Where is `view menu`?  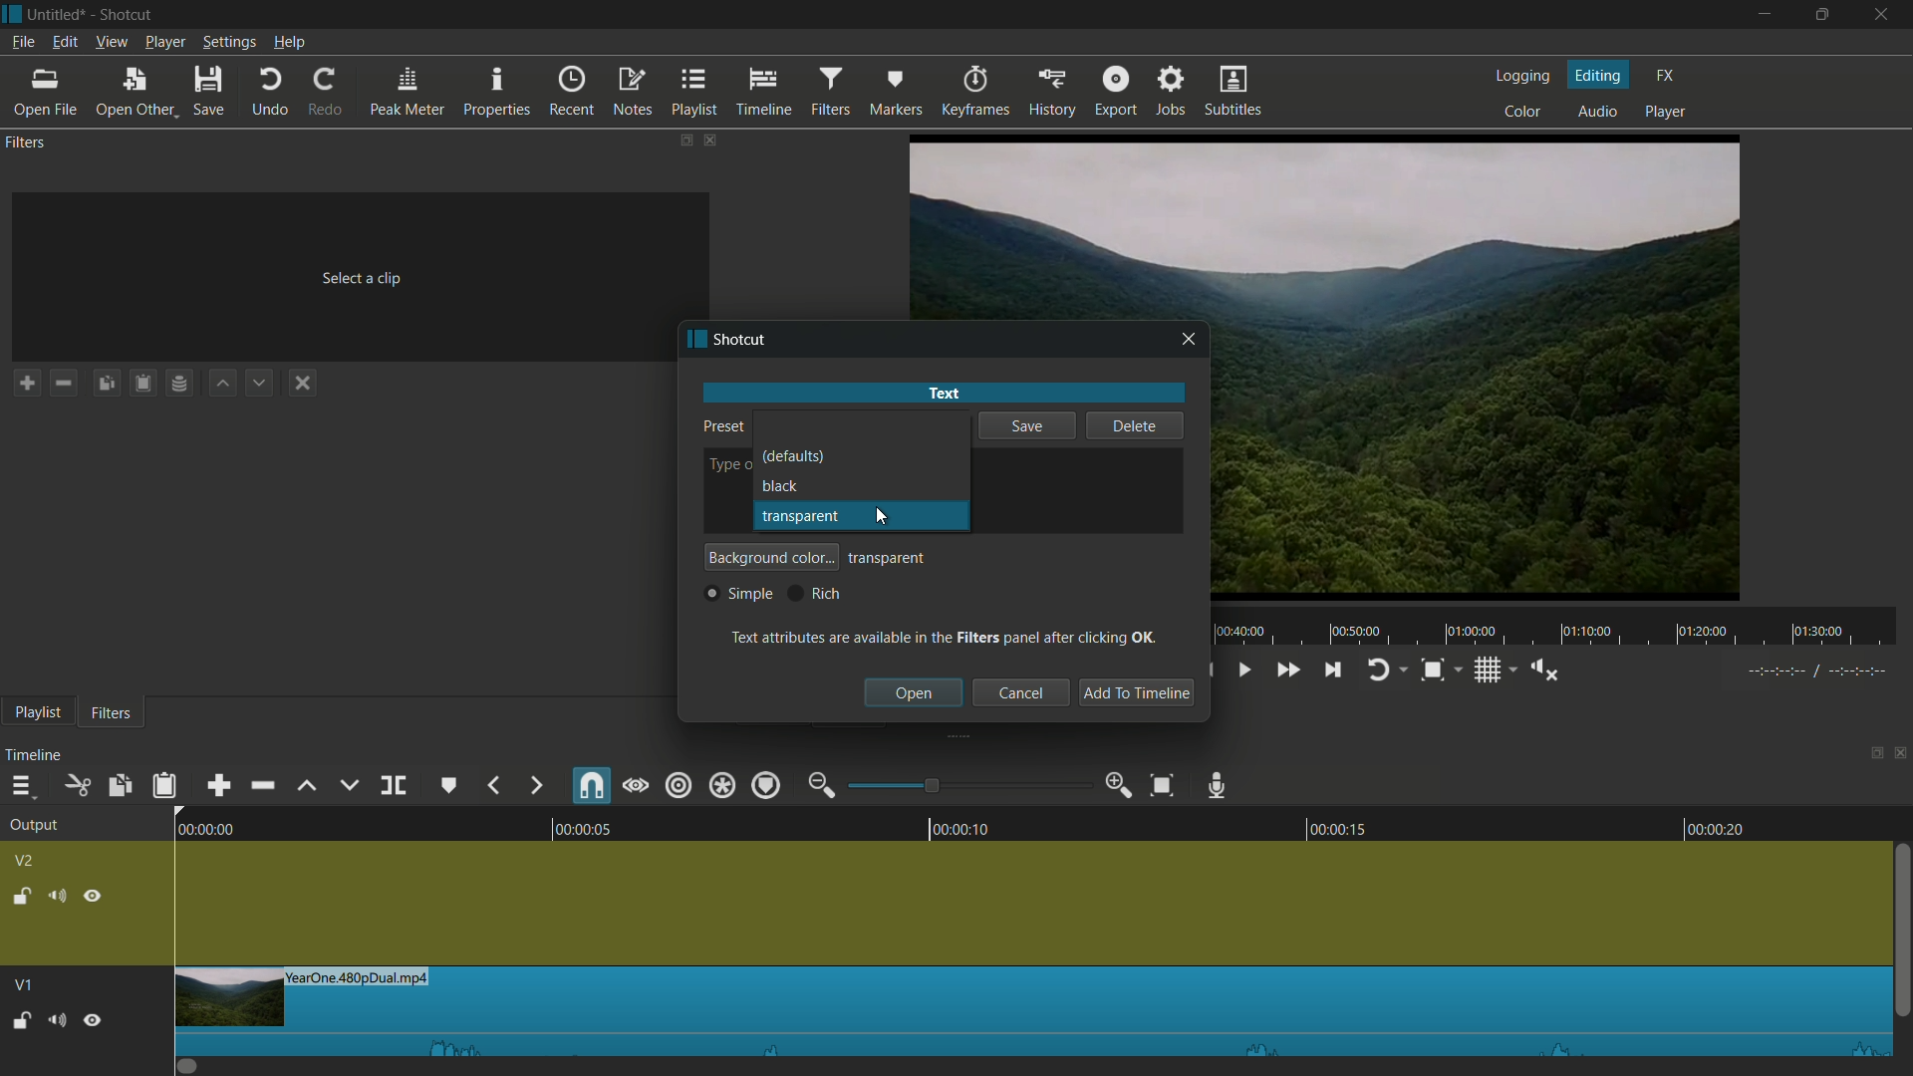
view menu is located at coordinates (113, 42).